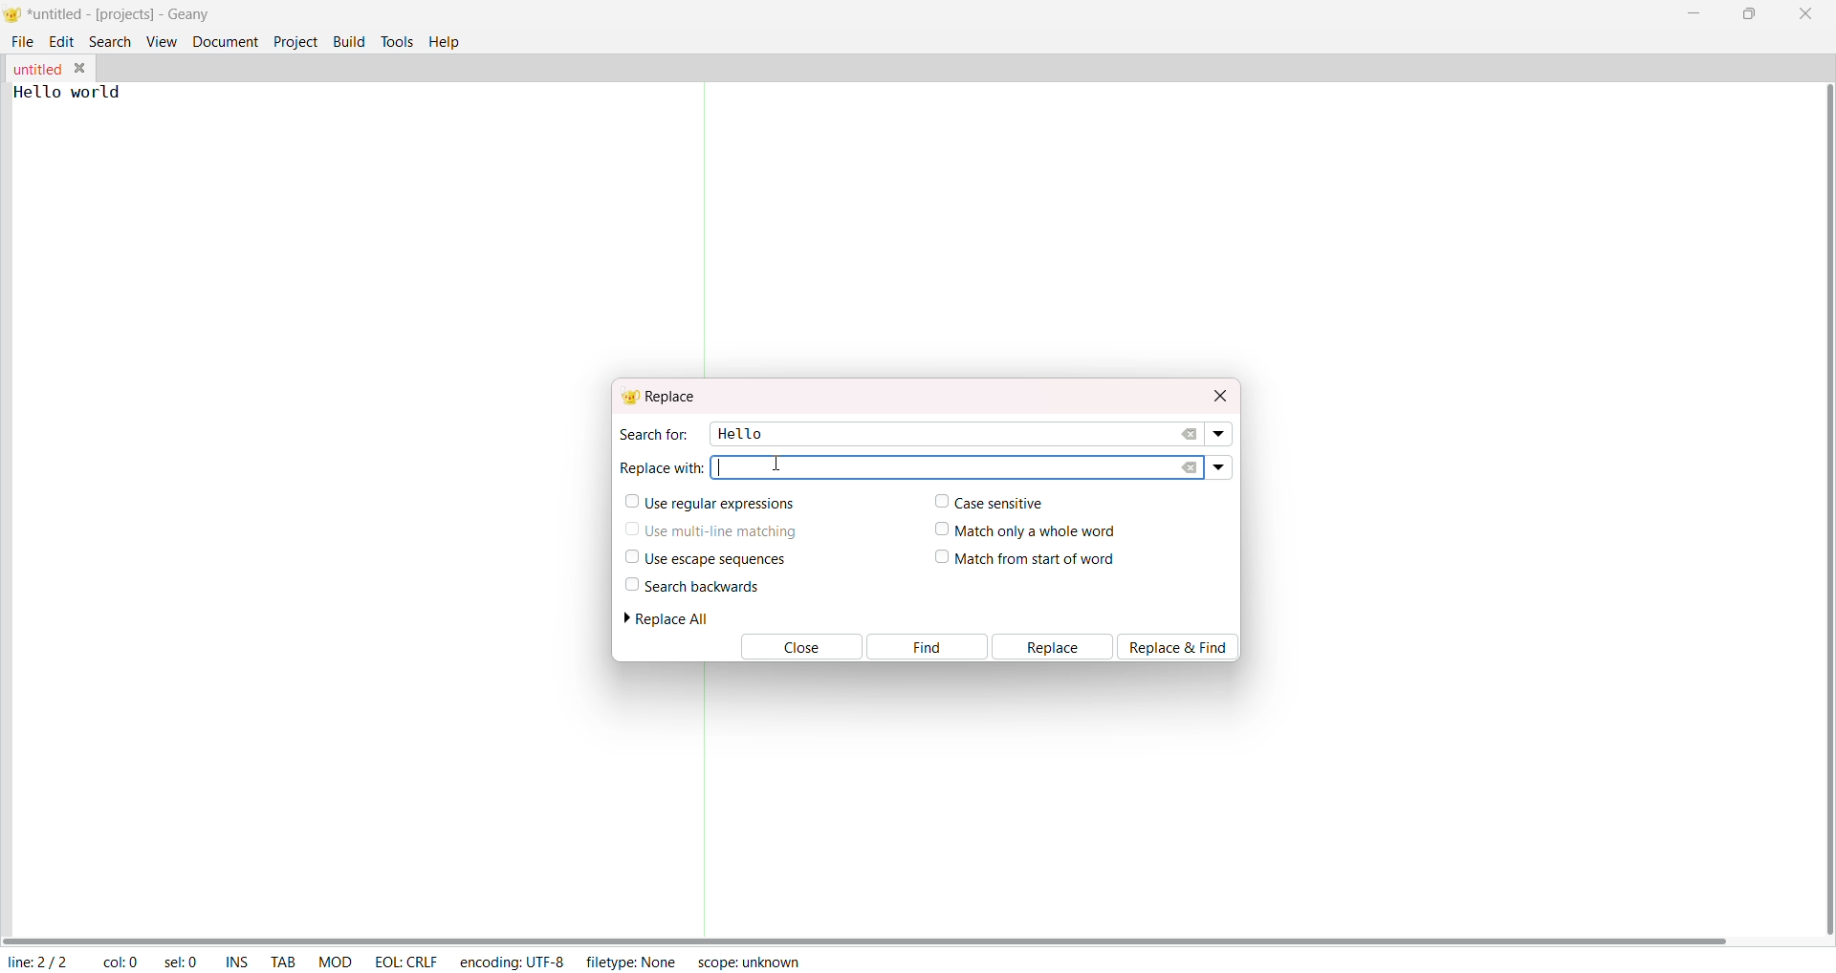 Image resolution: width=1836 pixels, height=973 pixels. I want to click on encoding: UTF-8, so click(511, 961).